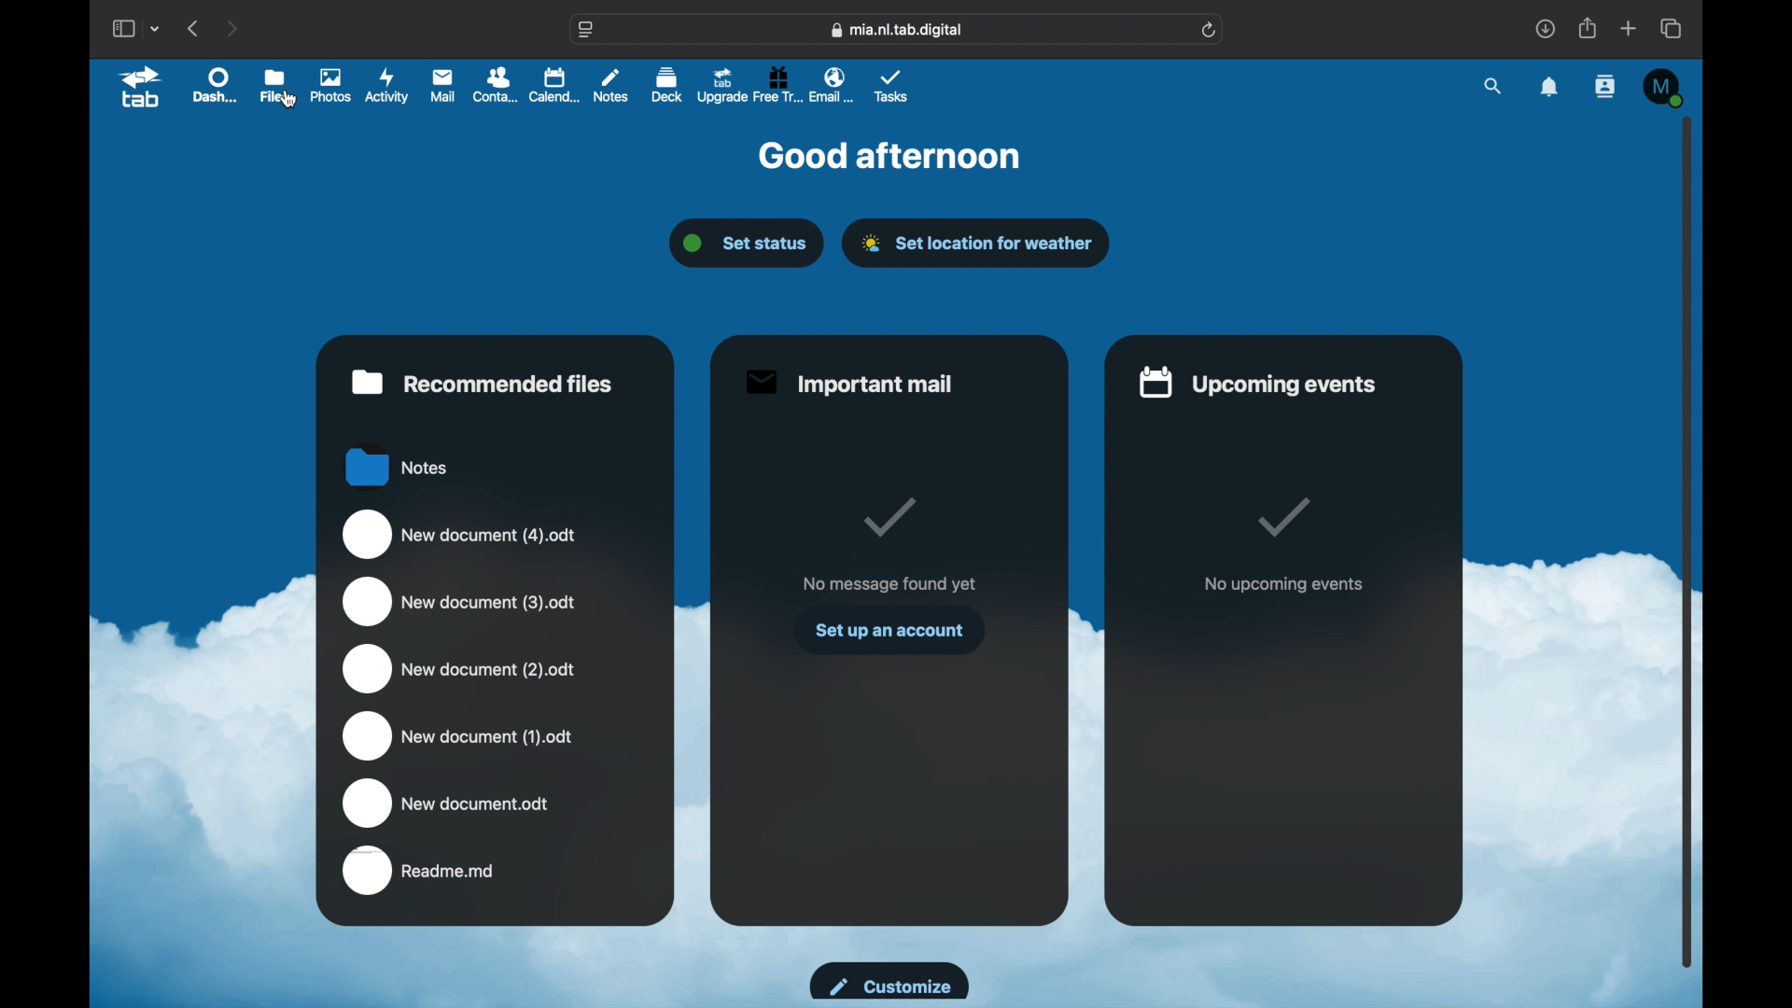 The width and height of the screenshot is (1792, 1008). Describe the element at coordinates (458, 735) in the screenshot. I see `new document` at that location.